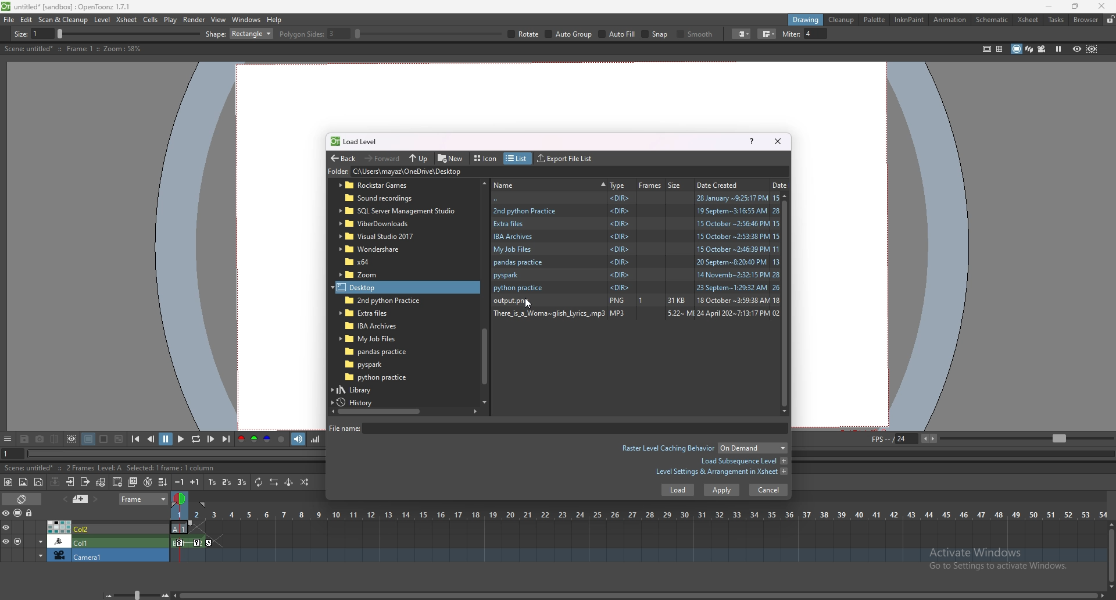 The width and height of the screenshot is (1116, 600). Describe the element at coordinates (366, 390) in the screenshot. I see `library` at that location.